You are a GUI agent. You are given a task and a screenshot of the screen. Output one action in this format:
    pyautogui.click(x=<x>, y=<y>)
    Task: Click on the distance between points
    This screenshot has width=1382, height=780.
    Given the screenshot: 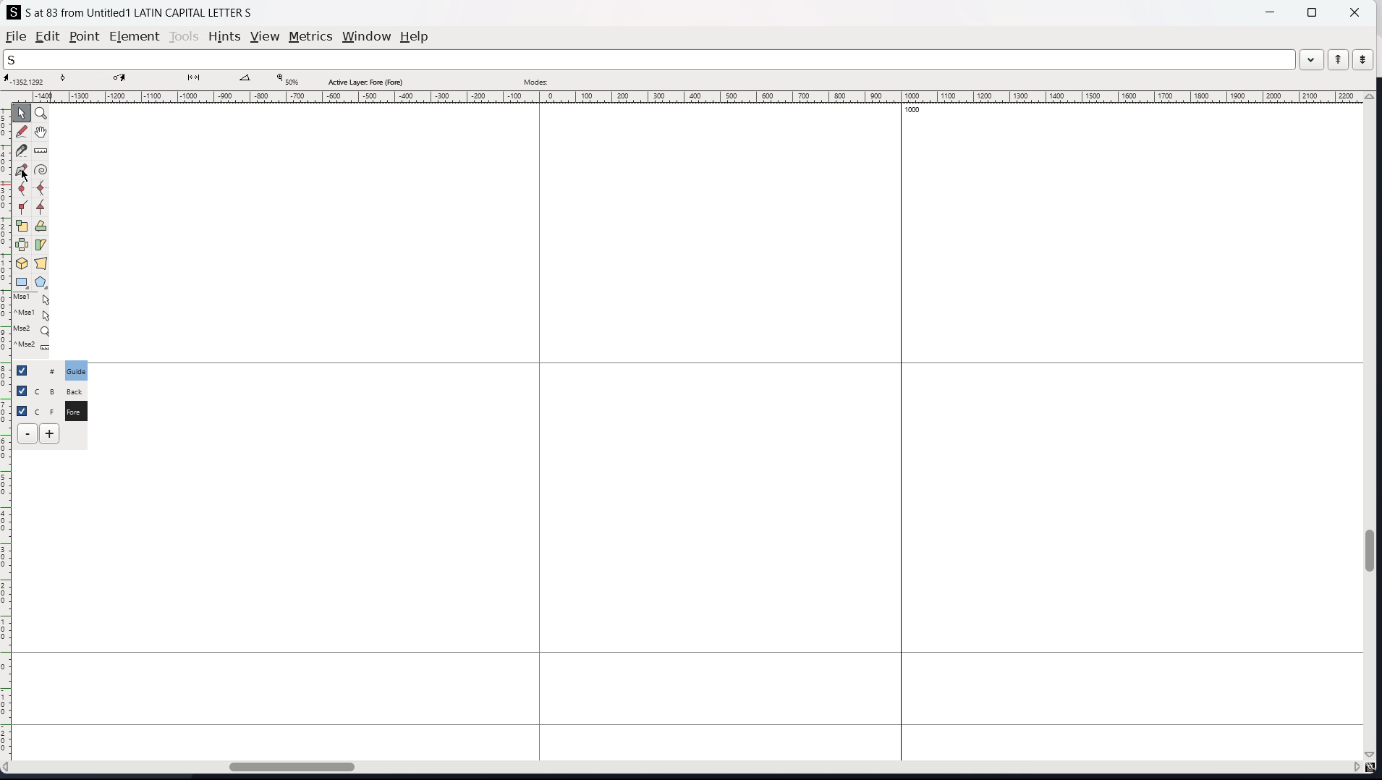 What is the action you would take?
    pyautogui.click(x=193, y=80)
    